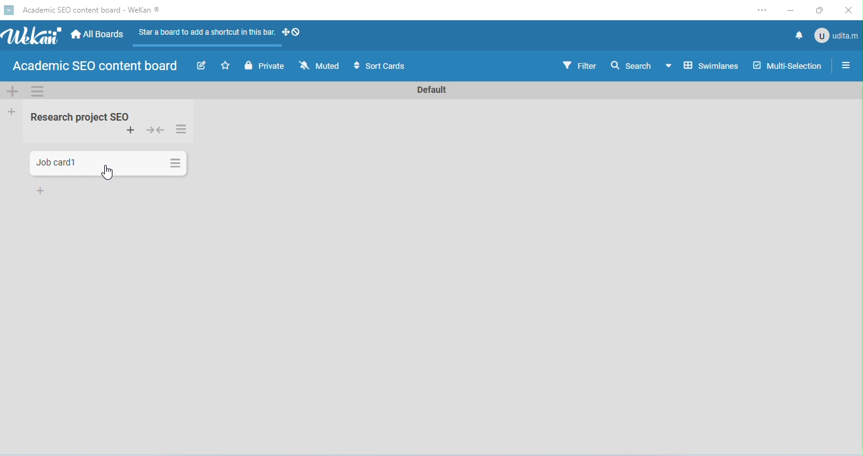 The height and width of the screenshot is (456, 863). I want to click on board name: Academic SEO content board, so click(93, 67).